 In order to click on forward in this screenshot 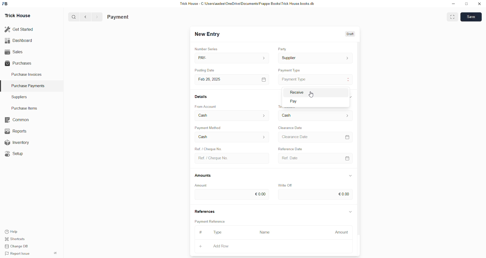, I will do `click(97, 17)`.